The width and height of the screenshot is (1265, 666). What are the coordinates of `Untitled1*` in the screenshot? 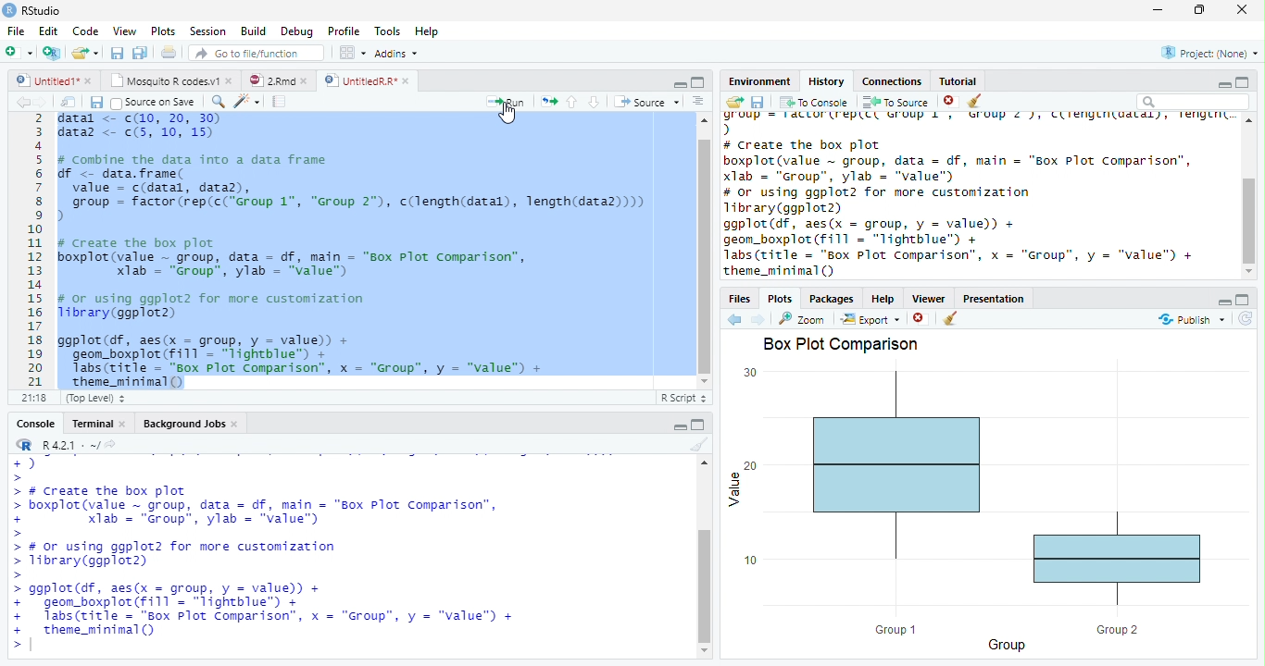 It's located at (45, 80).